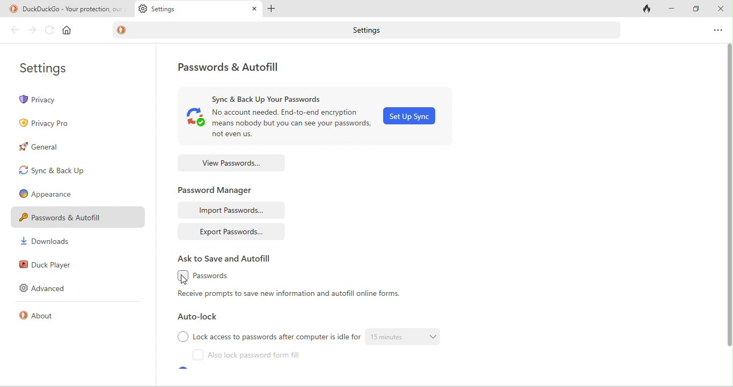  What do you see at coordinates (259, 355) in the screenshot?
I see `also lock password form fill` at bounding box center [259, 355].